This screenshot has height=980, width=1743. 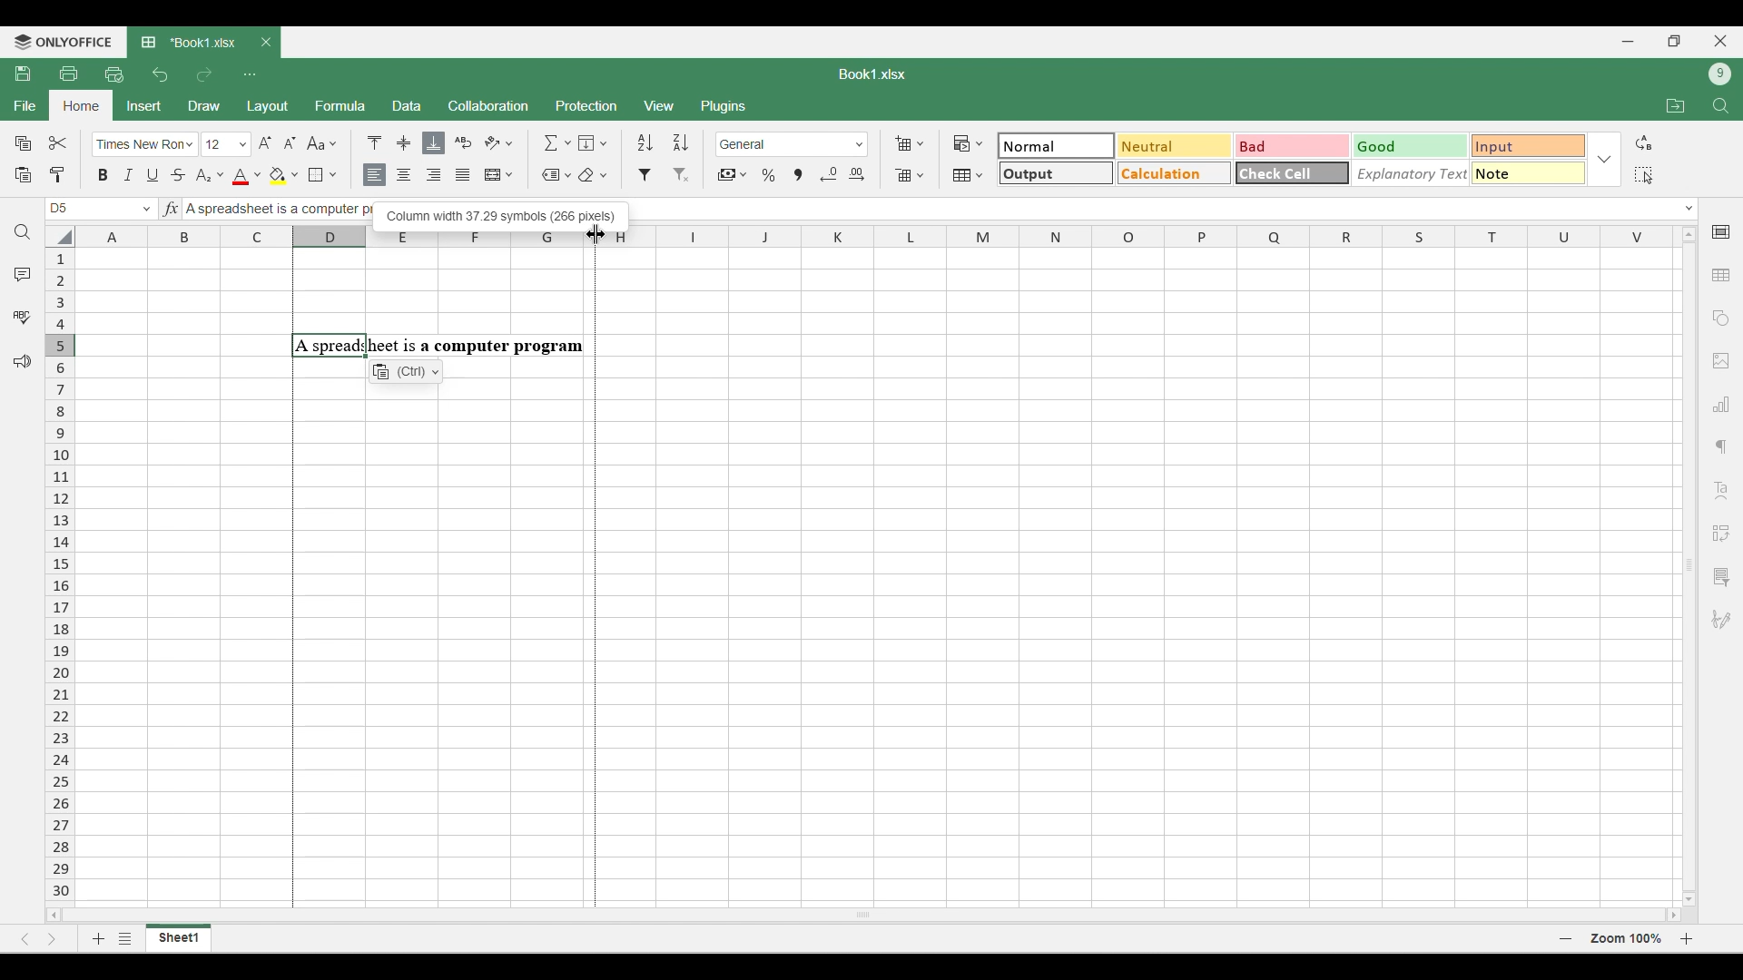 I want to click on Spell check, so click(x=22, y=317).